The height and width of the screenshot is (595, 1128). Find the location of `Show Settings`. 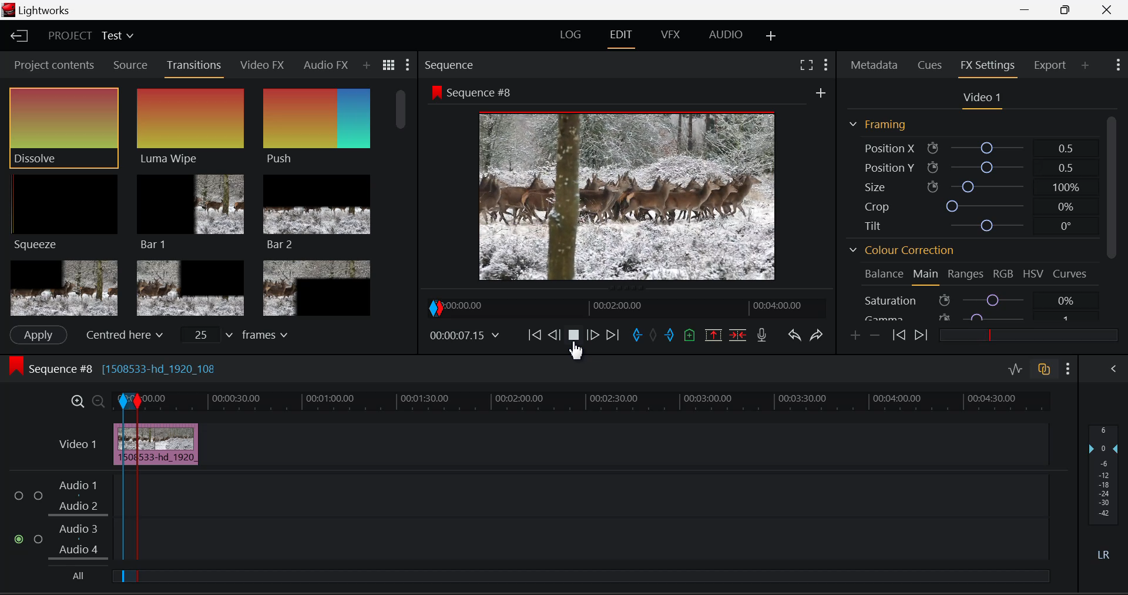

Show Settings is located at coordinates (1119, 65).